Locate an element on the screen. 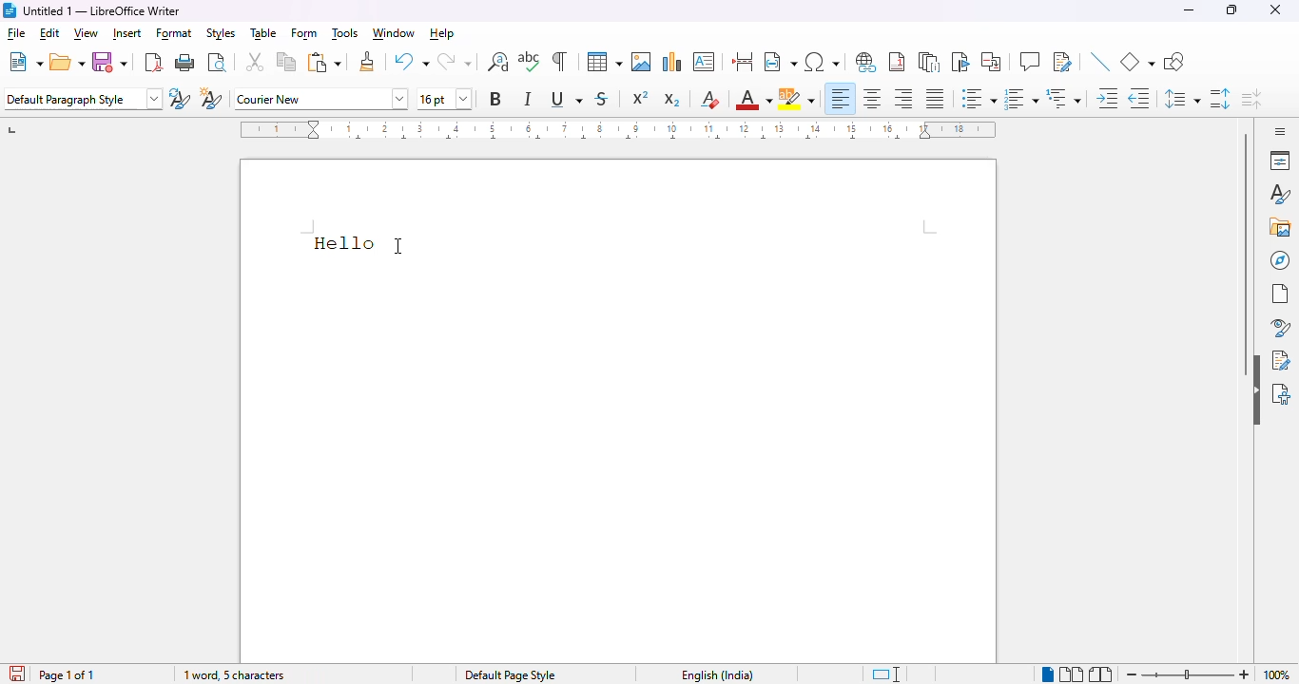  open is located at coordinates (68, 62).